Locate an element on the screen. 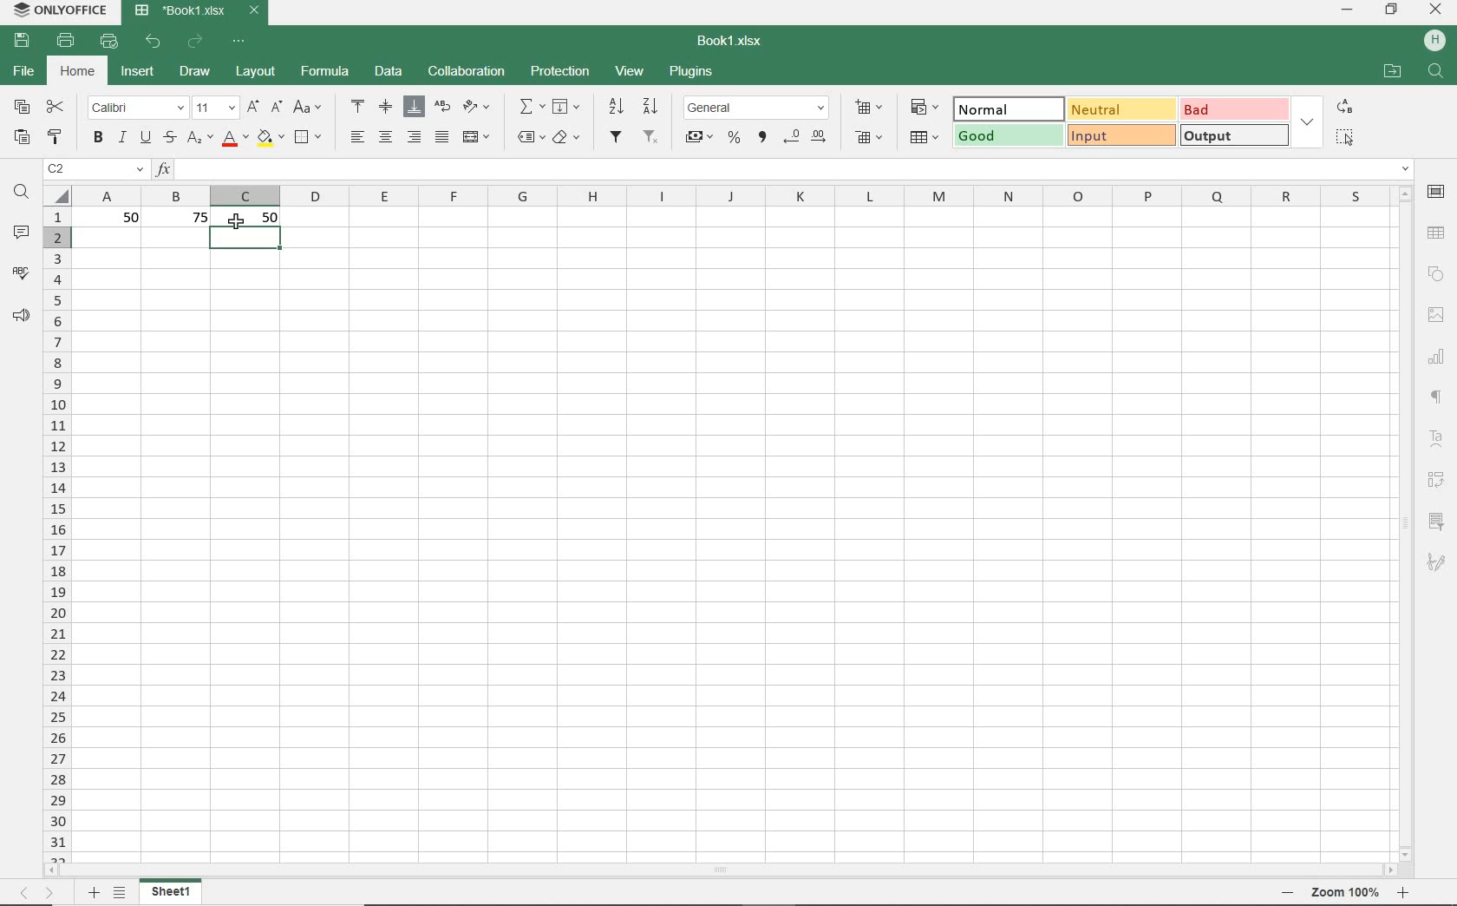 The height and width of the screenshot is (906, 1457). comma style is located at coordinates (763, 139).